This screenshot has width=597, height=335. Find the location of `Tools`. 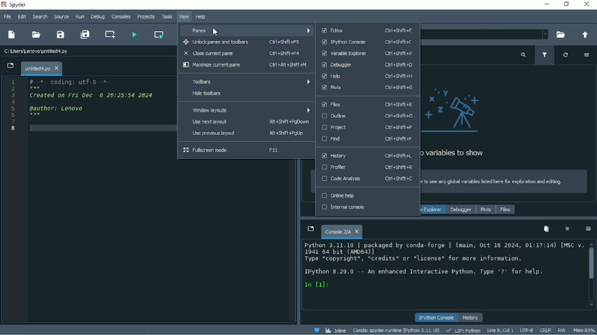

Tools is located at coordinates (167, 16).